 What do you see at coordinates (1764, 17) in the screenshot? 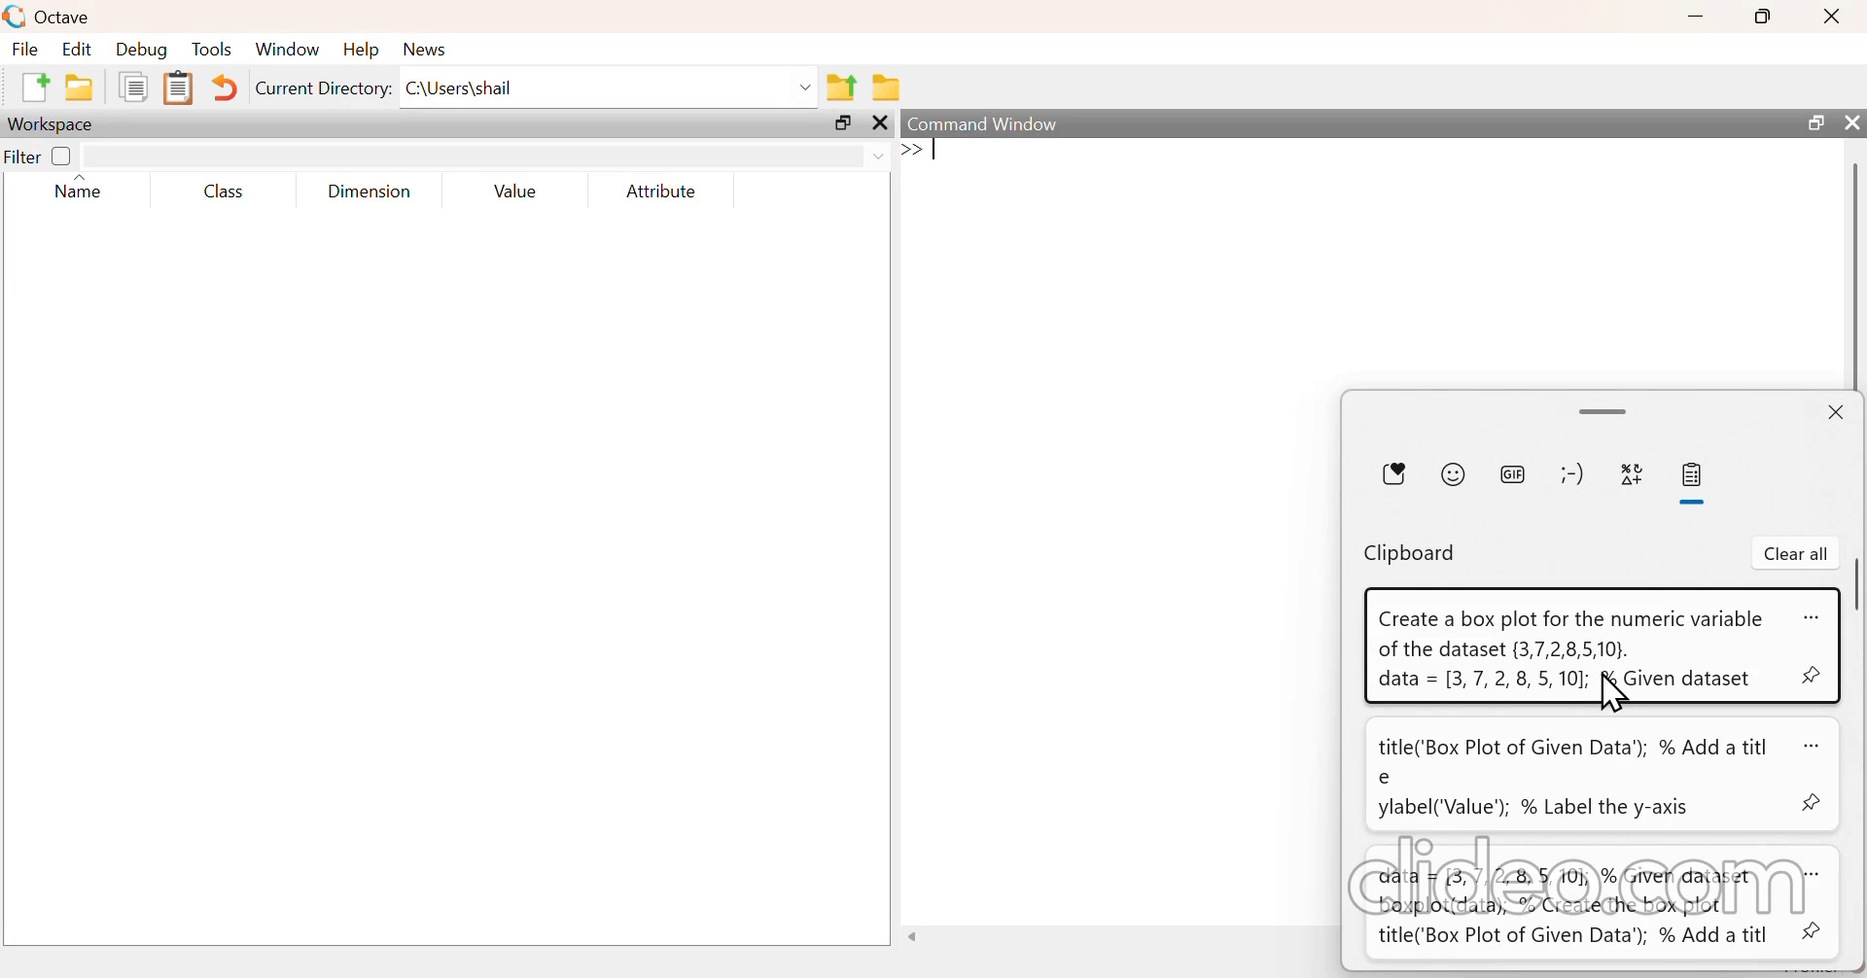
I see `maximize` at bounding box center [1764, 17].